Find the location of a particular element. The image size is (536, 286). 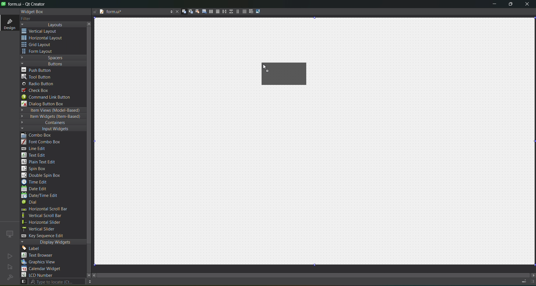

containers is located at coordinates (50, 123).